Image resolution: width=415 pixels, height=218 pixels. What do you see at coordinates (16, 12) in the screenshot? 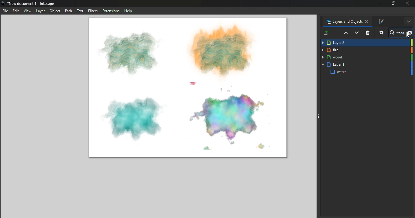
I see `Edit` at bounding box center [16, 12].